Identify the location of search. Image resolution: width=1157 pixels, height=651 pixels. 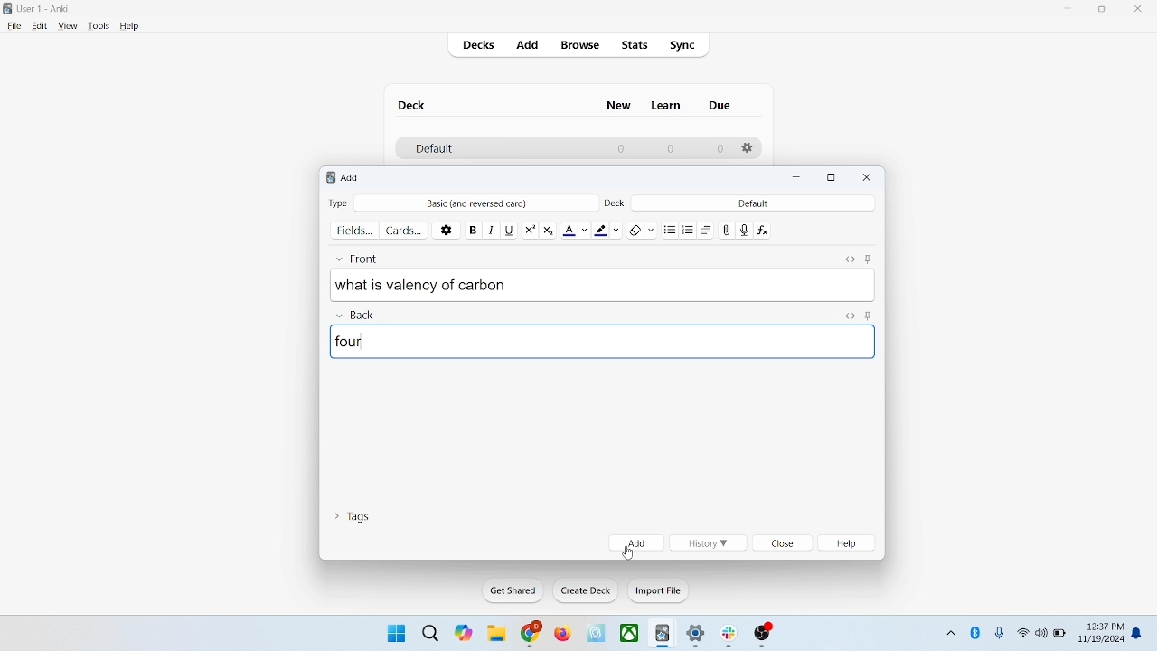
(431, 632).